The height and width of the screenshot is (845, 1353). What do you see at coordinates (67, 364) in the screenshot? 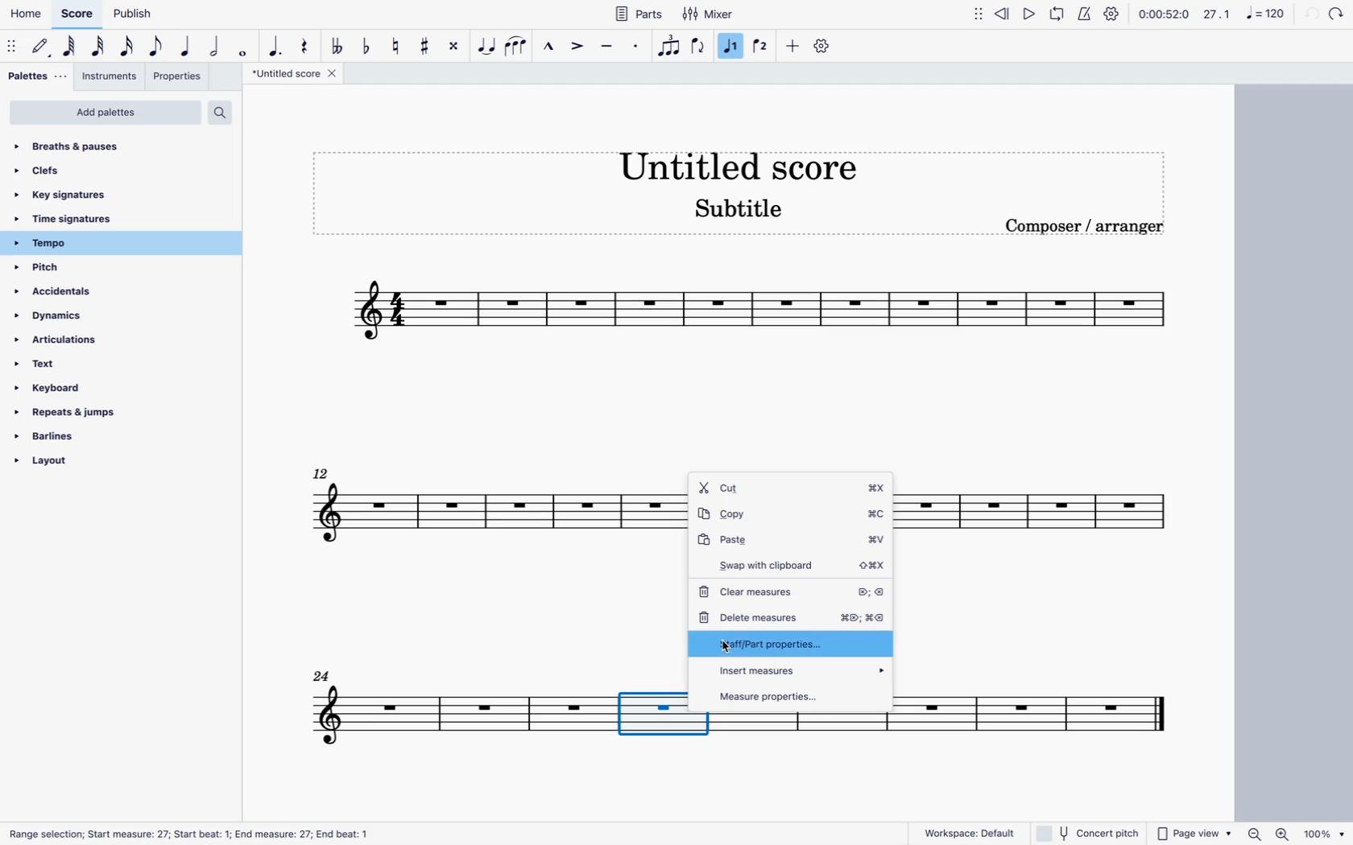
I see `text` at bounding box center [67, 364].